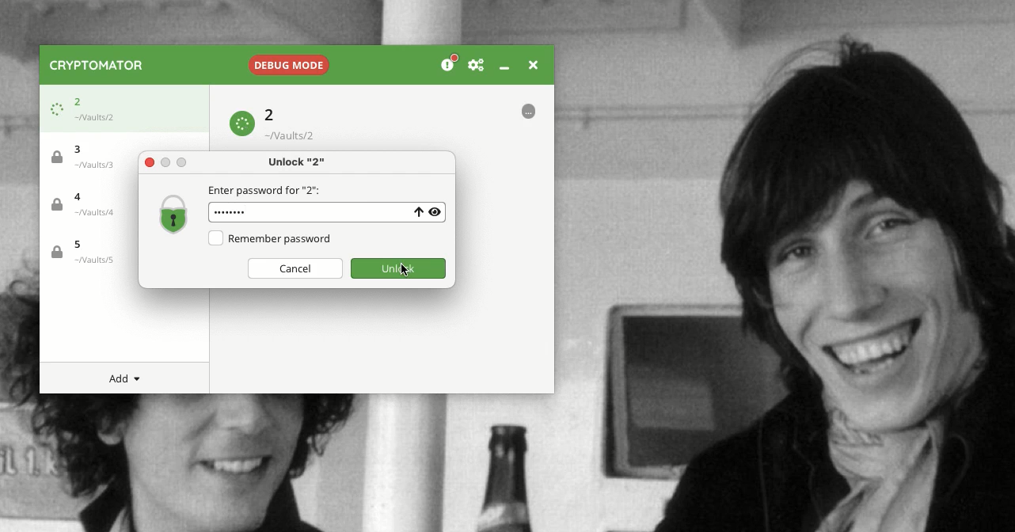 The height and width of the screenshot is (532, 1015). I want to click on Vault 4, so click(89, 207).